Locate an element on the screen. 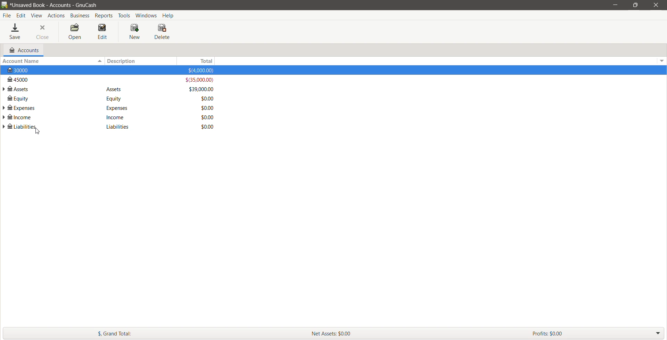  Current Book Name - Accounts - Application Name is located at coordinates (59, 5).